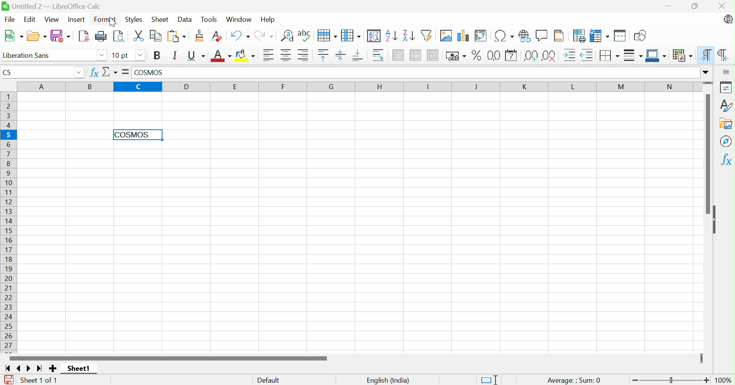 This screenshot has height=385, width=735. Describe the element at coordinates (610, 56) in the screenshot. I see `Borders` at that location.